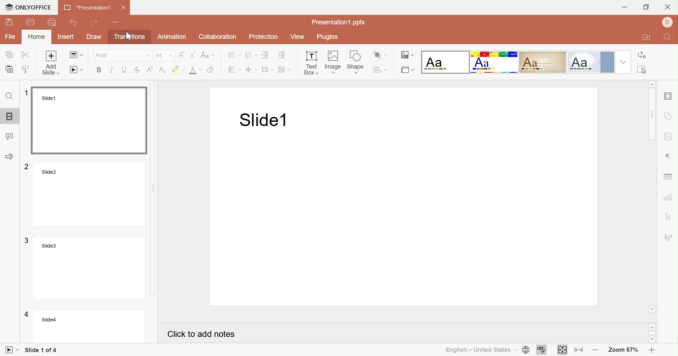 The image size is (678, 356). Describe the element at coordinates (77, 69) in the screenshot. I see `Start slideshow` at that location.